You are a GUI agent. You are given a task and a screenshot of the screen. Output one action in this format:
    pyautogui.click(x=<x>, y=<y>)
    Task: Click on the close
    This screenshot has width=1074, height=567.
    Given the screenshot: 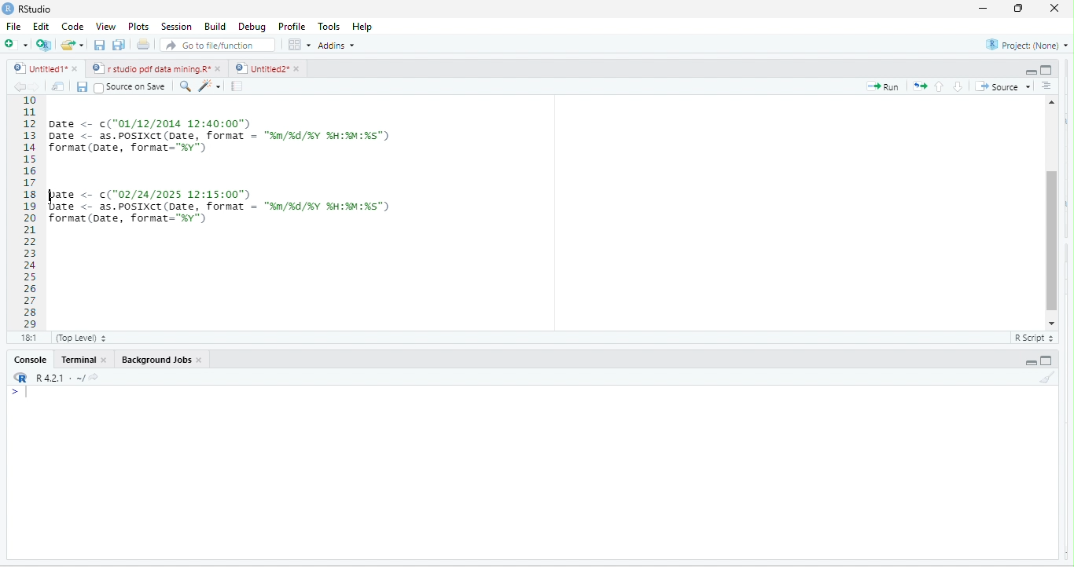 What is the action you would take?
    pyautogui.click(x=299, y=69)
    